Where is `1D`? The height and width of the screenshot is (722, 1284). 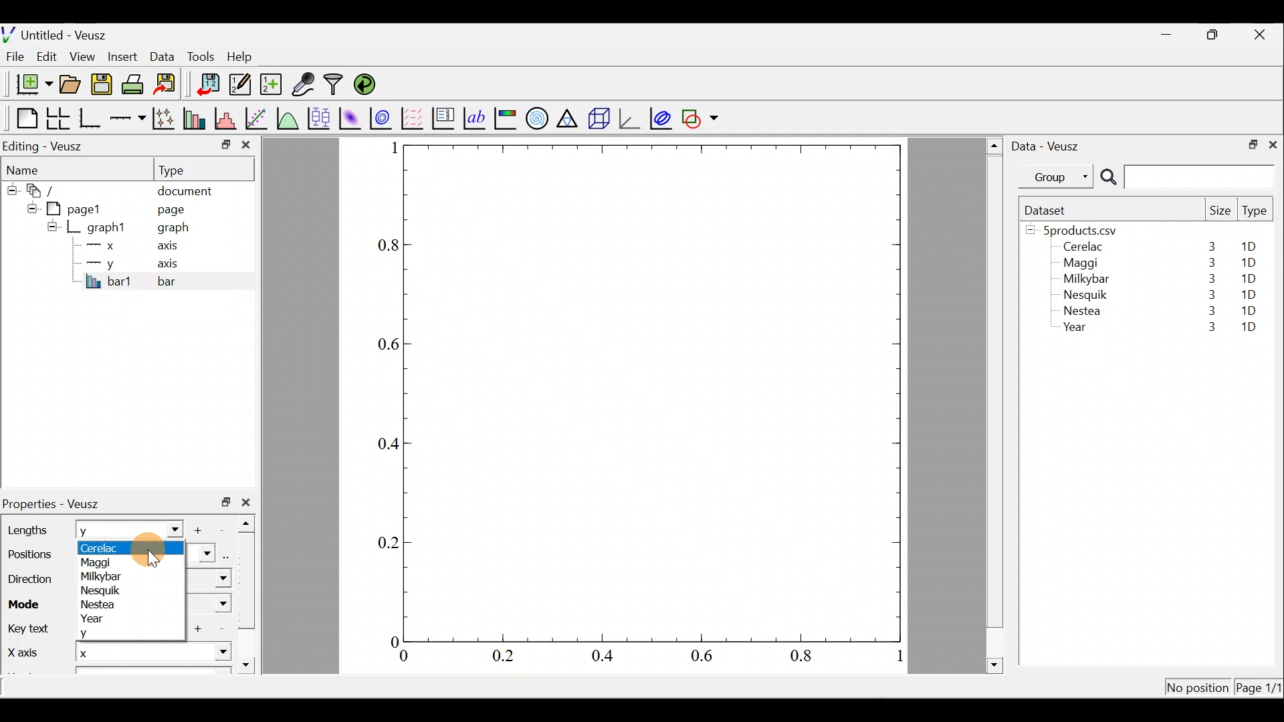 1D is located at coordinates (1249, 328).